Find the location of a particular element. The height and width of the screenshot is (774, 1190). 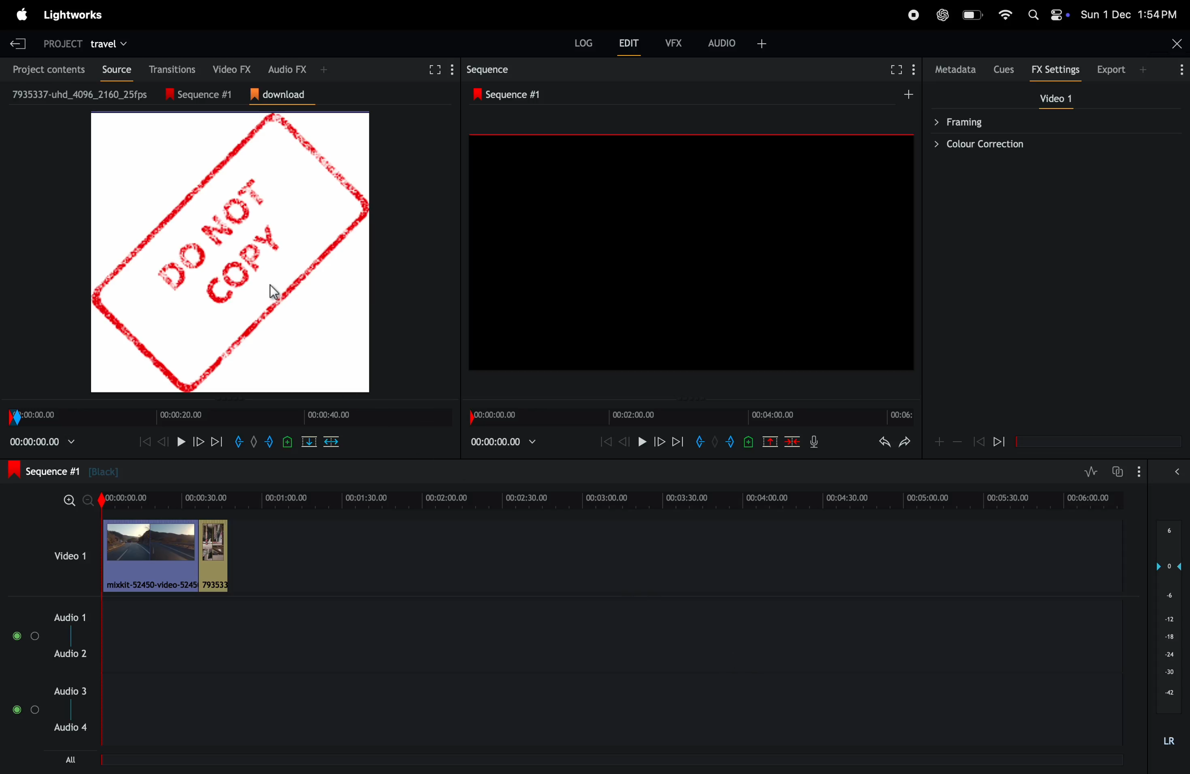

colour correction is located at coordinates (1049, 144).